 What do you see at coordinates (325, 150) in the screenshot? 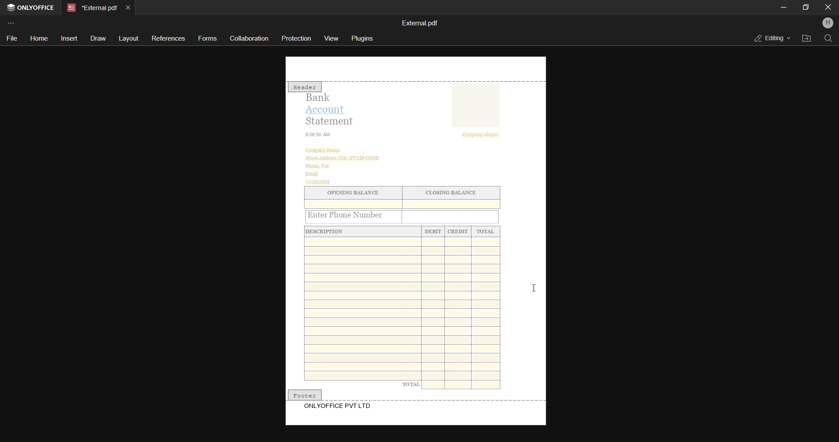
I see `‘Company Name` at bounding box center [325, 150].